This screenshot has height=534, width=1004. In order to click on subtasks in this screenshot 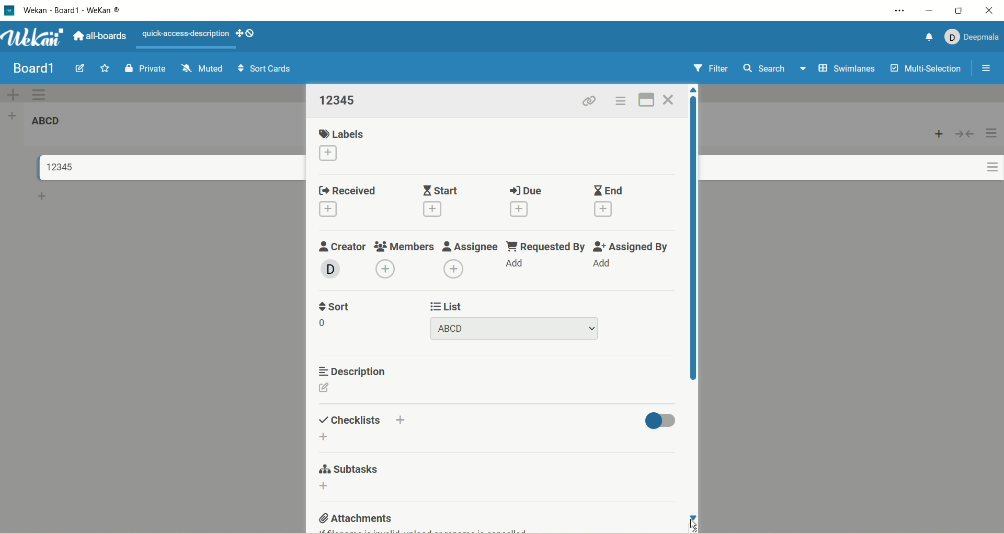, I will do `click(349, 470)`.